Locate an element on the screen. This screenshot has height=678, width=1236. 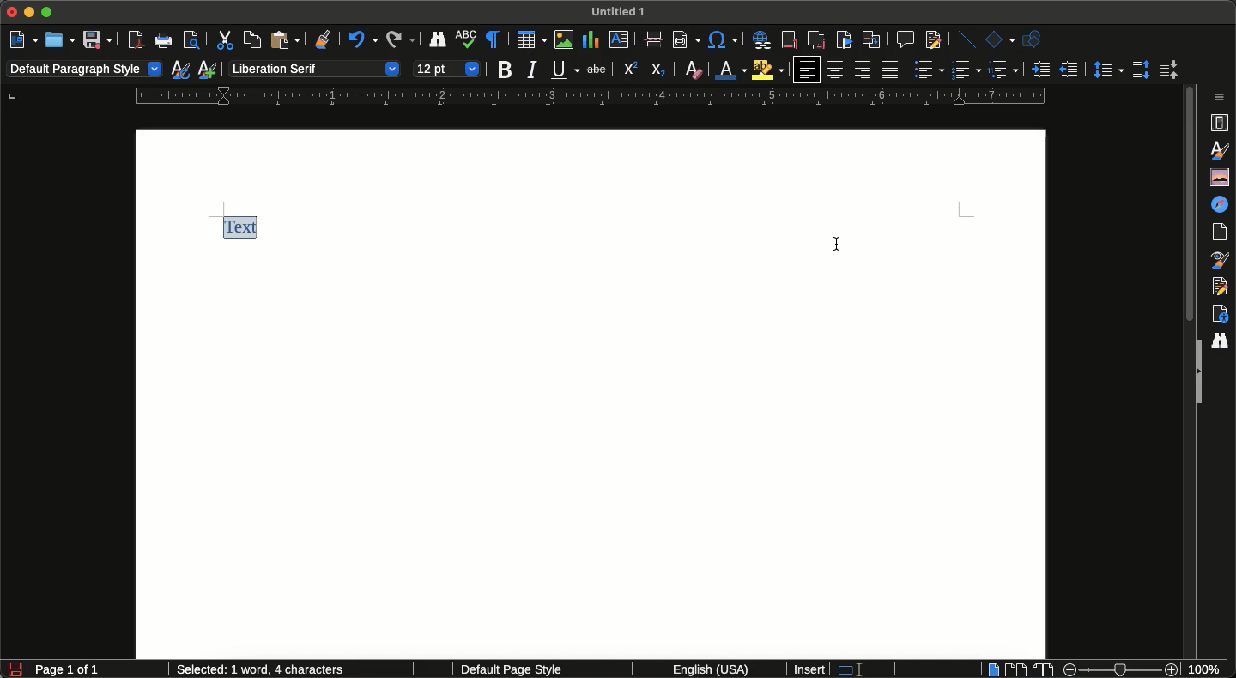
Strikethrough is located at coordinates (595, 70).